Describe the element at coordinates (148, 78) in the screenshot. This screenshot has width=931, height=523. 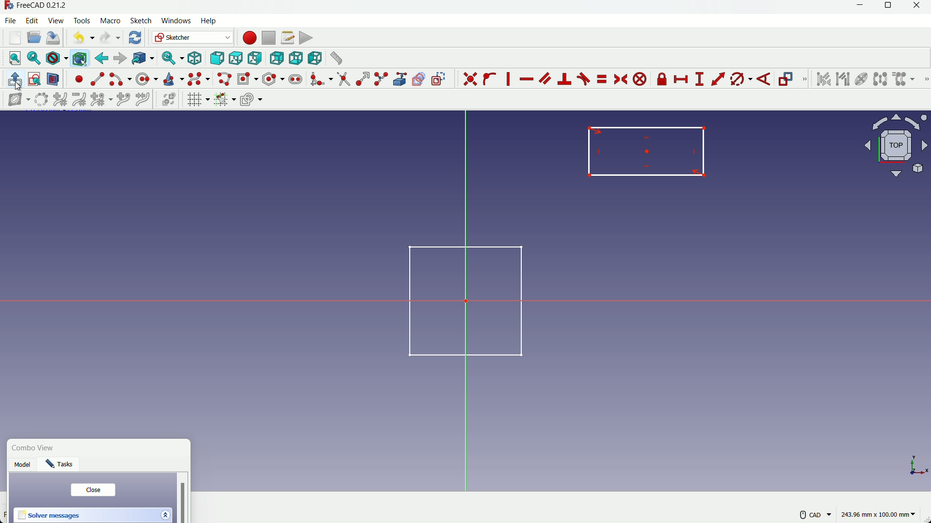
I see `create circle` at that location.